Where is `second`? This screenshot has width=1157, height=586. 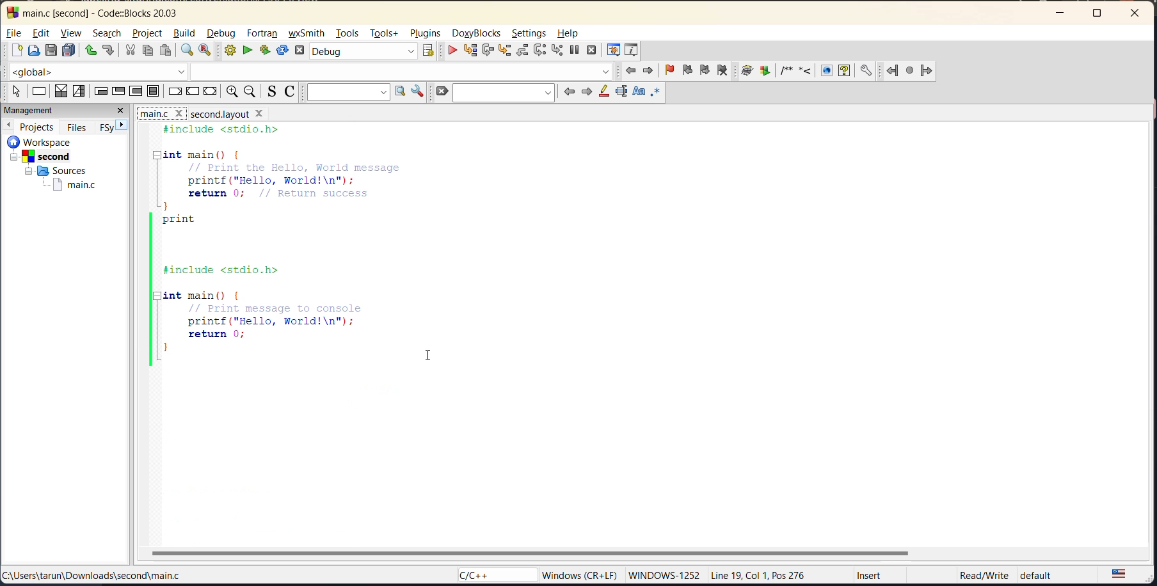
second is located at coordinates (42, 157).